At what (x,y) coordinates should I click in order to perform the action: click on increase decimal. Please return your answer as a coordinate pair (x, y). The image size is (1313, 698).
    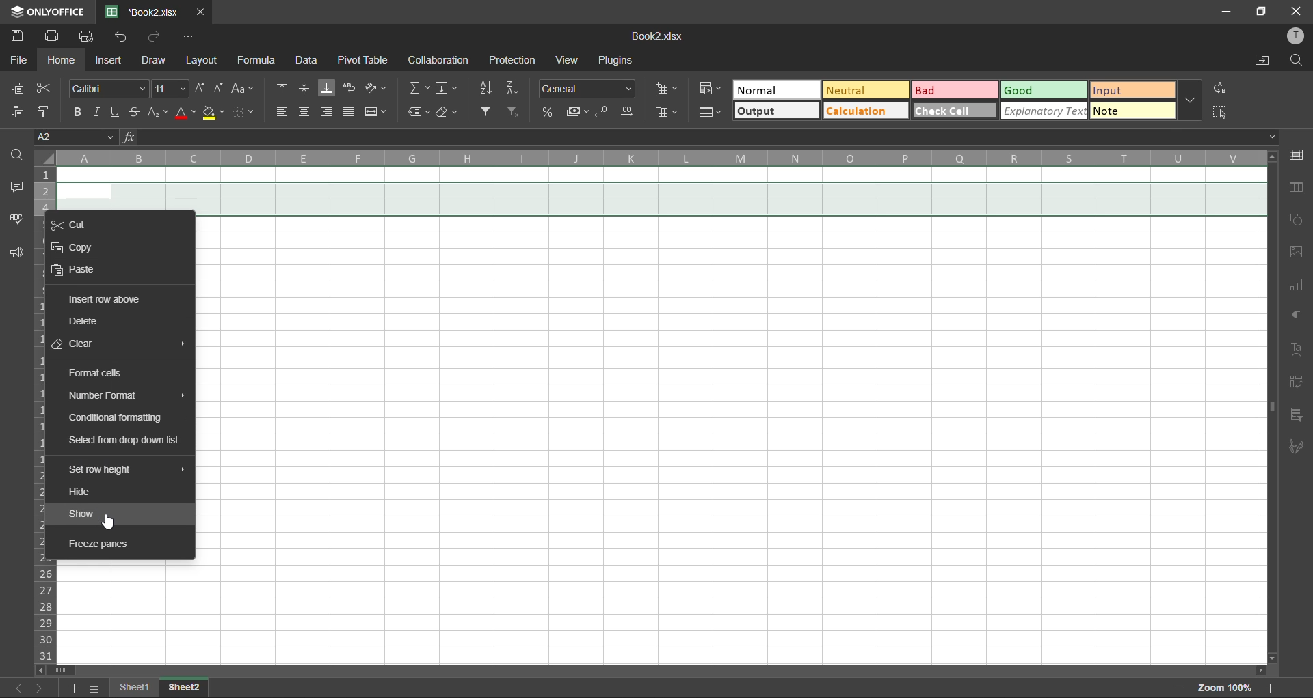
    Looking at the image, I should click on (627, 113).